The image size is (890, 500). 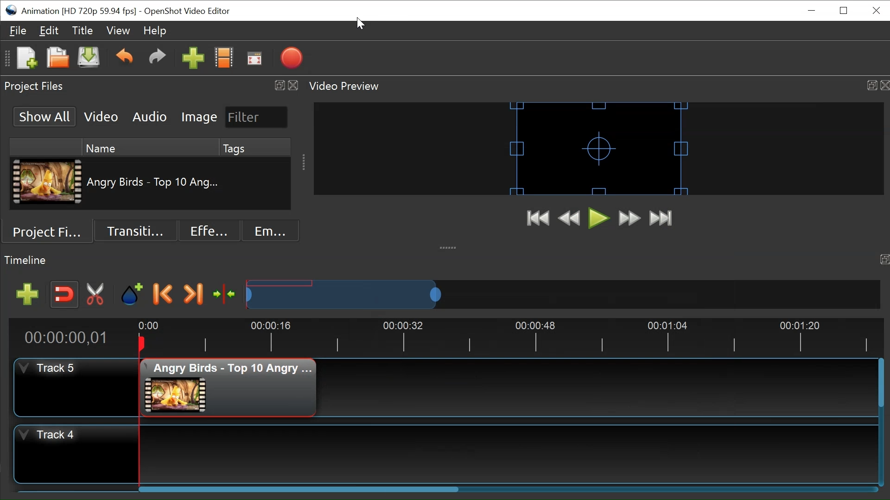 What do you see at coordinates (44, 116) in the screenshot?
I see `Show All` at bounding box center [44, 116].